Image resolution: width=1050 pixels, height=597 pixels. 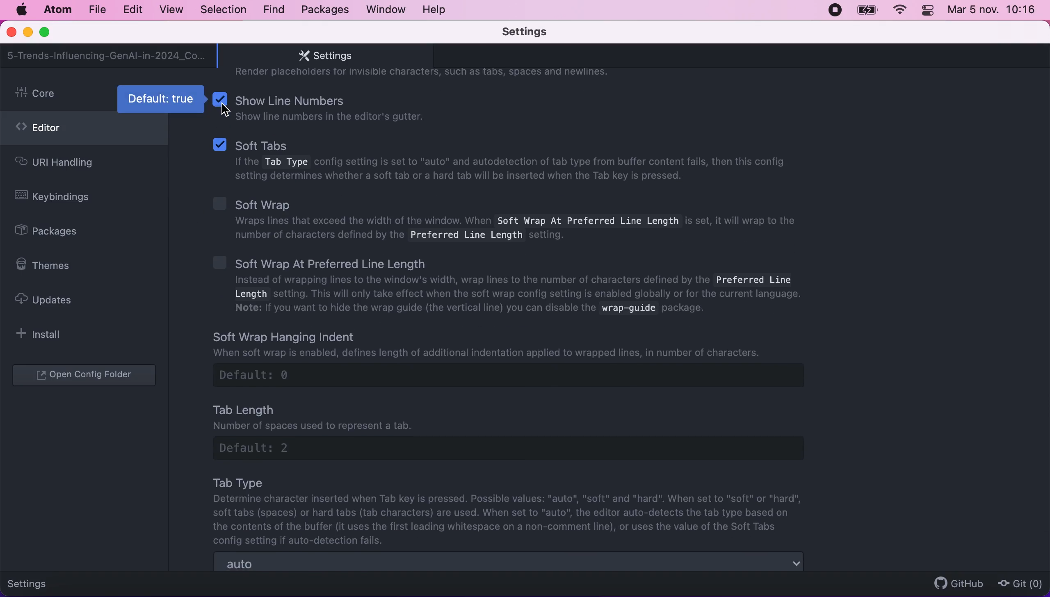 I want to click on view, so click(x=169, y=10).